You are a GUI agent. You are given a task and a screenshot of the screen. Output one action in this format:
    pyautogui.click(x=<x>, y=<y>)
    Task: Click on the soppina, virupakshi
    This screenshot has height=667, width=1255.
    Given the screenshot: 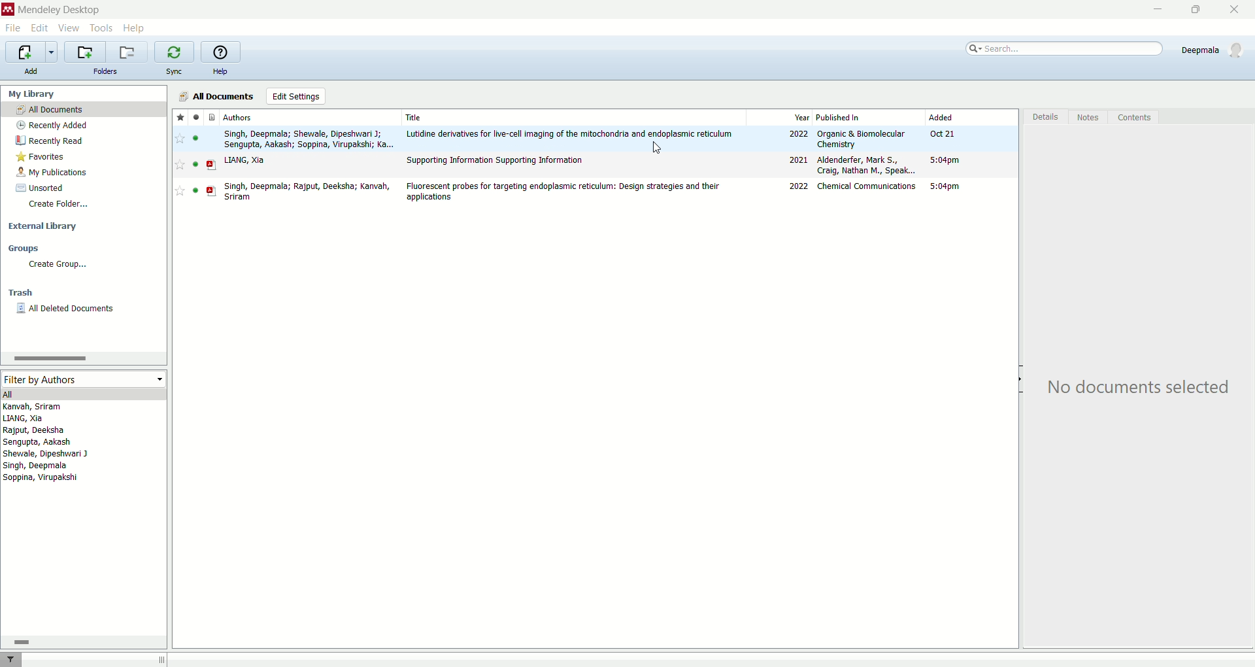 What is the action you would take?
    pyautogui.click(x=41, y=477)
    